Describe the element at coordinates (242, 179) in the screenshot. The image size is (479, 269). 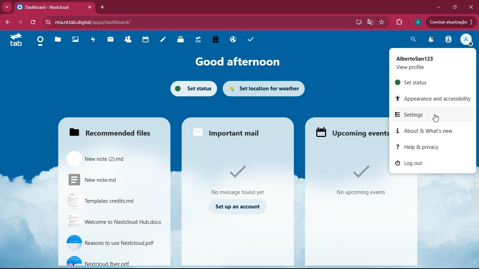
I see `message` at that location.